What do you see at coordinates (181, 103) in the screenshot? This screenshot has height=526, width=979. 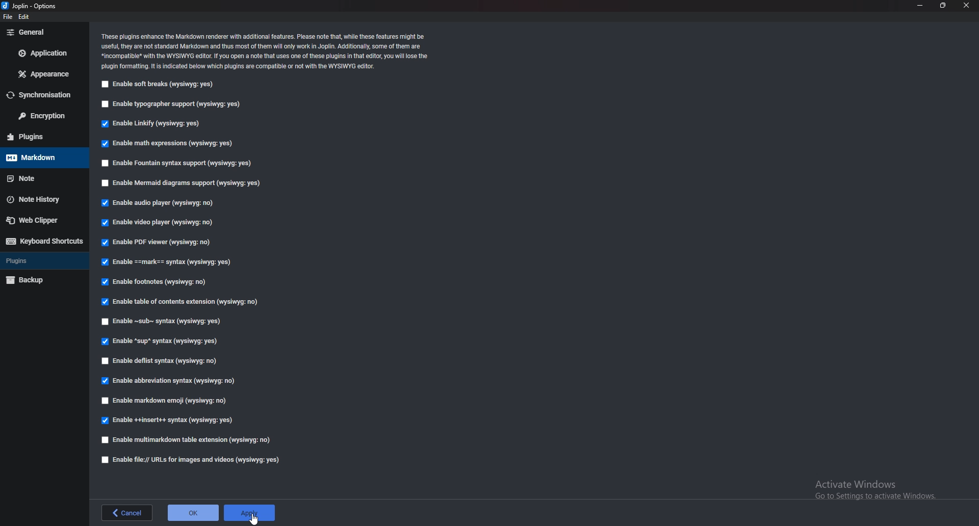 I see `Enable typographer support` at bounding box center [181, 103].